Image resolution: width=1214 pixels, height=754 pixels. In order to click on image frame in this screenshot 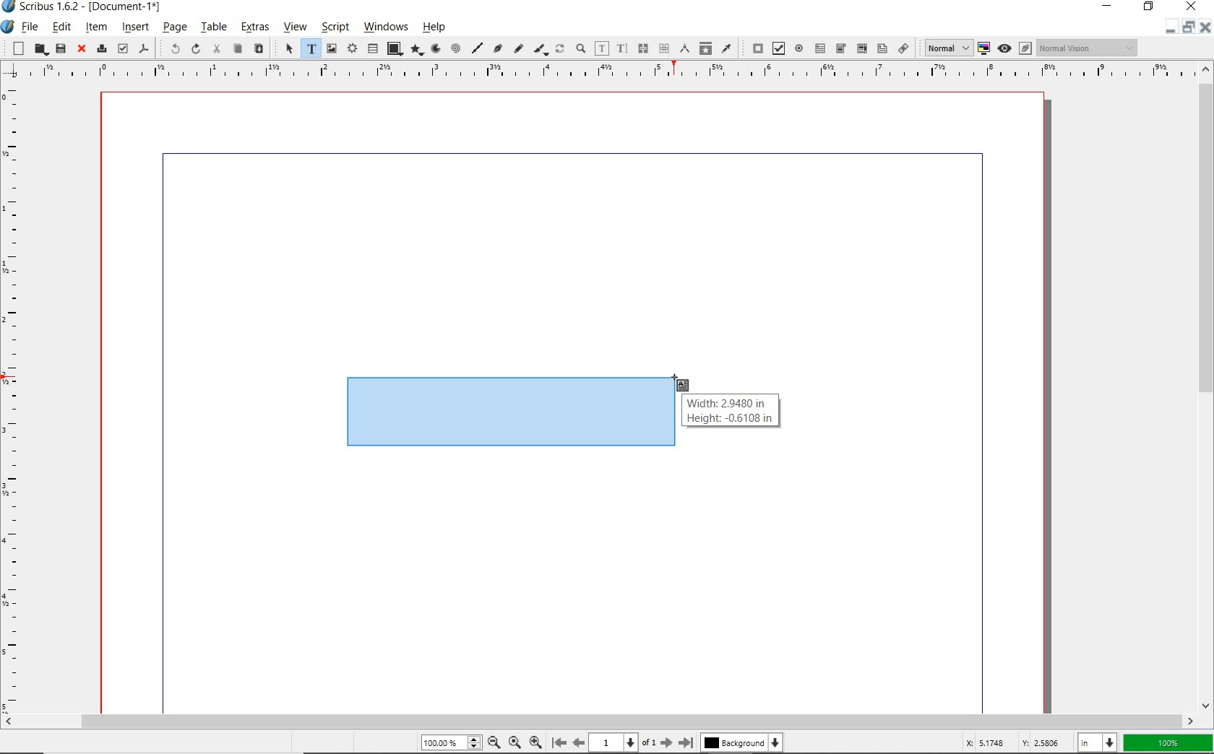, I will do `click(332, 48)`.